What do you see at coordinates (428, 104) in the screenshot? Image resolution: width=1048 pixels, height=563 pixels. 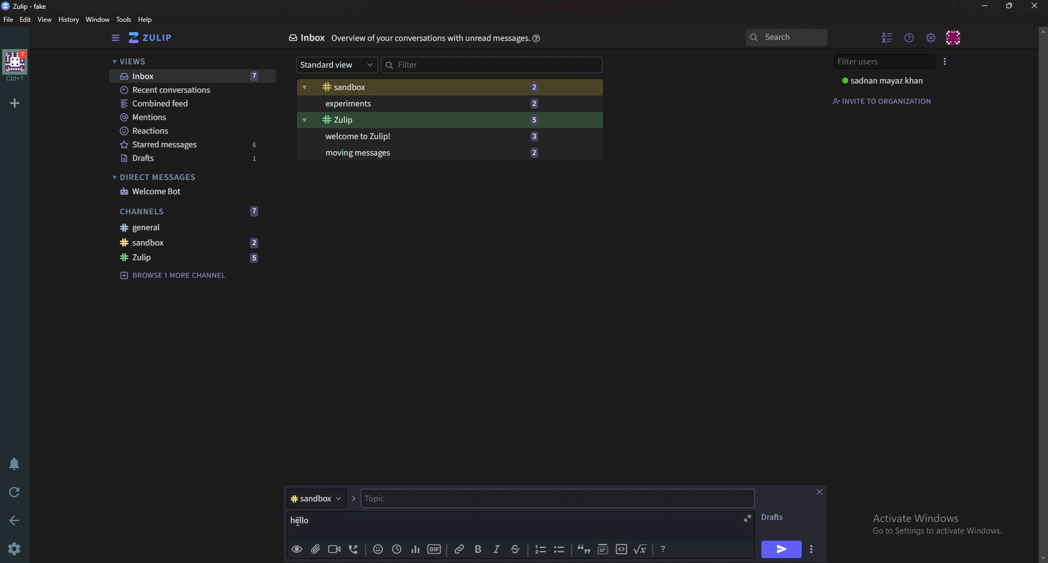 I see `Experiments` at bounding box center [428, 104].